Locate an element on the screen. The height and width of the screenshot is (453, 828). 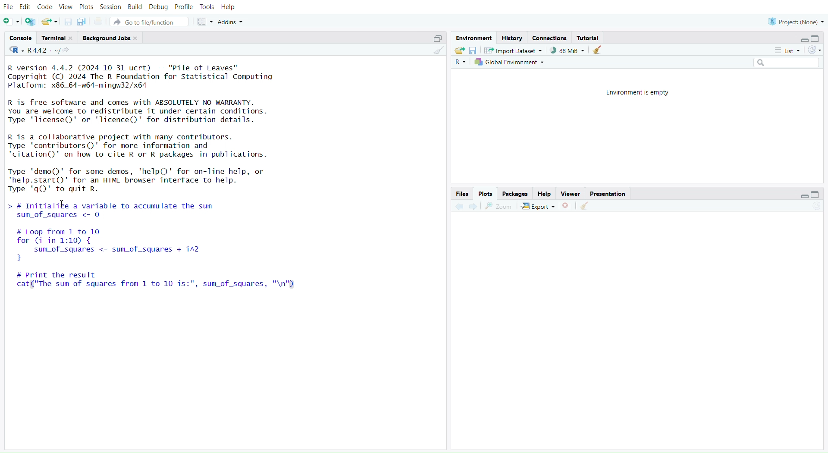
sum_of_squares <- 0 is located at coordinates (66, 216).